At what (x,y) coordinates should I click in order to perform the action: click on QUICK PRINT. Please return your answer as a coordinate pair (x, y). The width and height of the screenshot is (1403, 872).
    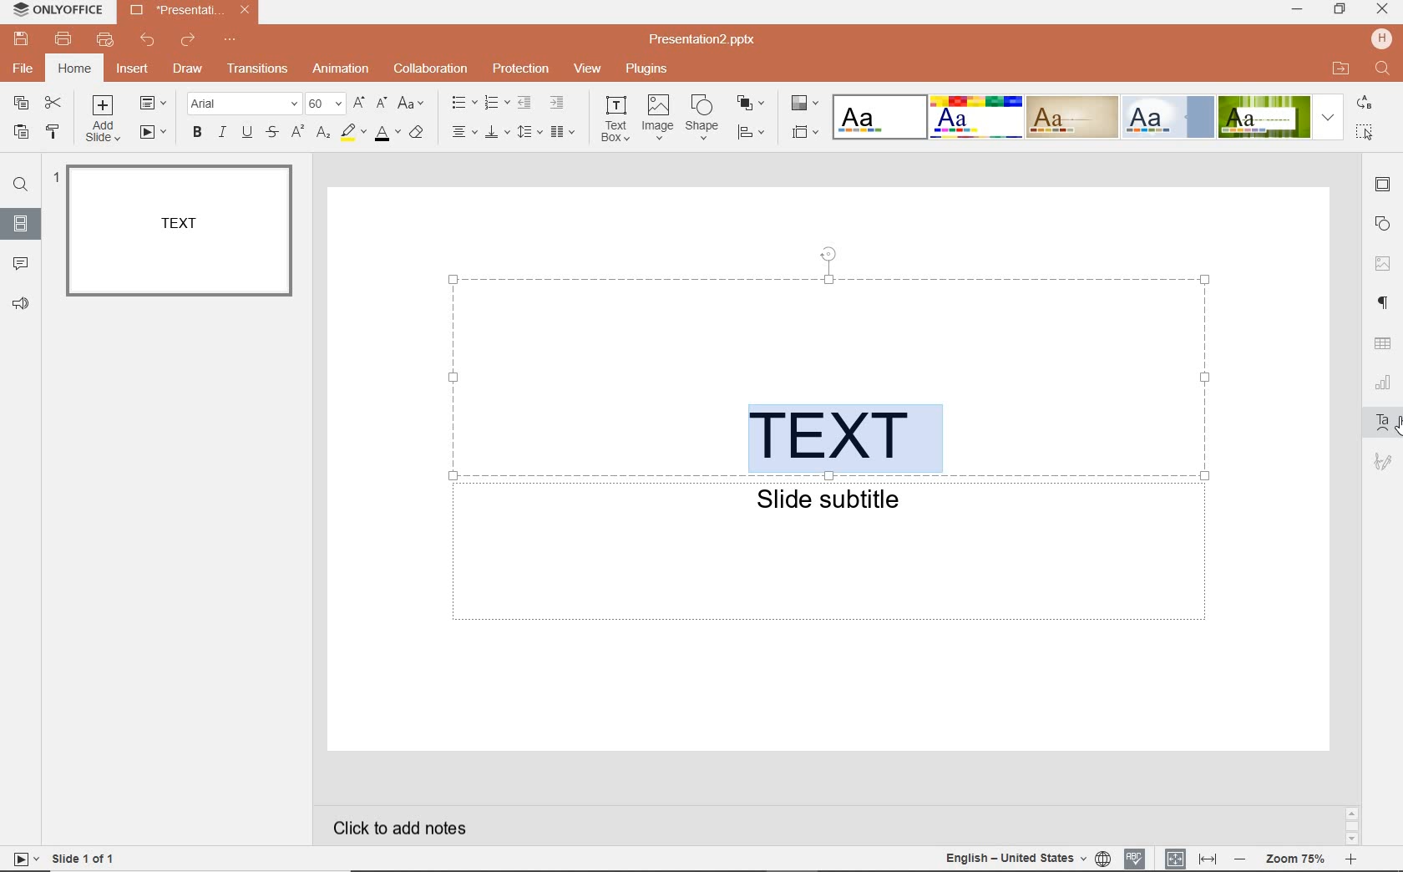
    Looking at the image, I should click on (104, 41).